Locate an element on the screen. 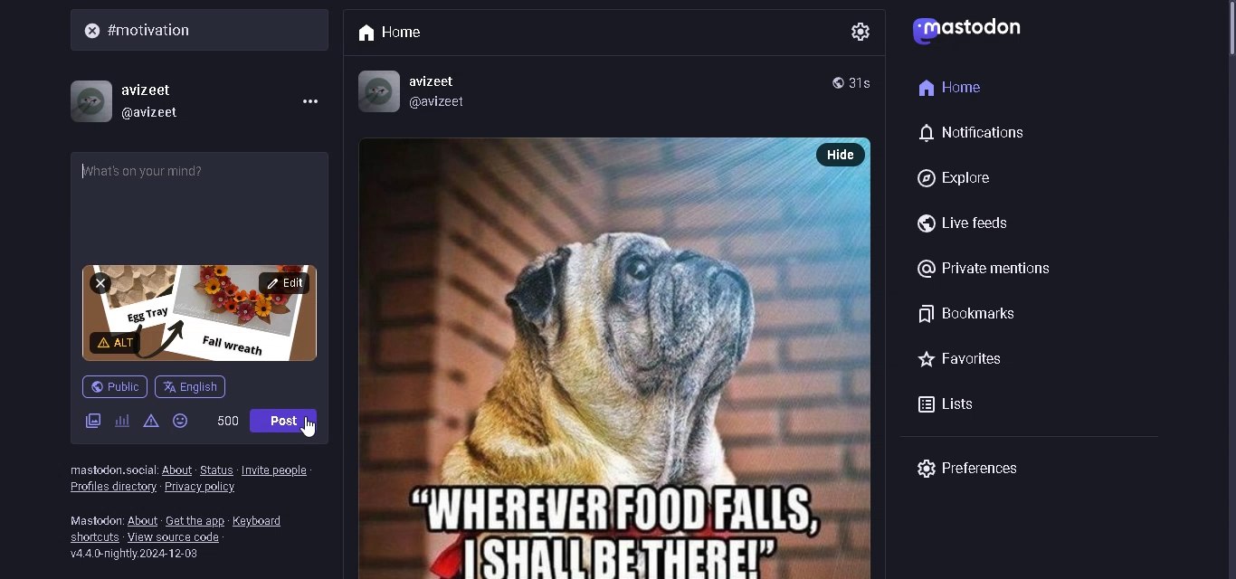 This screenshot has height=579, width=1236. remove picture is located at coordinates (101, 283).